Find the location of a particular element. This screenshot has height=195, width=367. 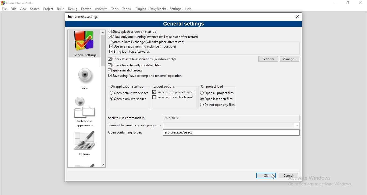

scroll bar is located at coordinates (103, 98).